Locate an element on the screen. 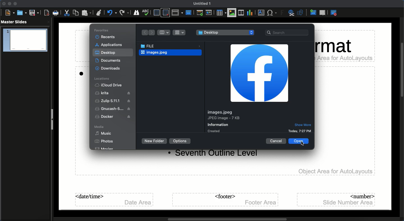  Options is located at coordinates (180, 141).